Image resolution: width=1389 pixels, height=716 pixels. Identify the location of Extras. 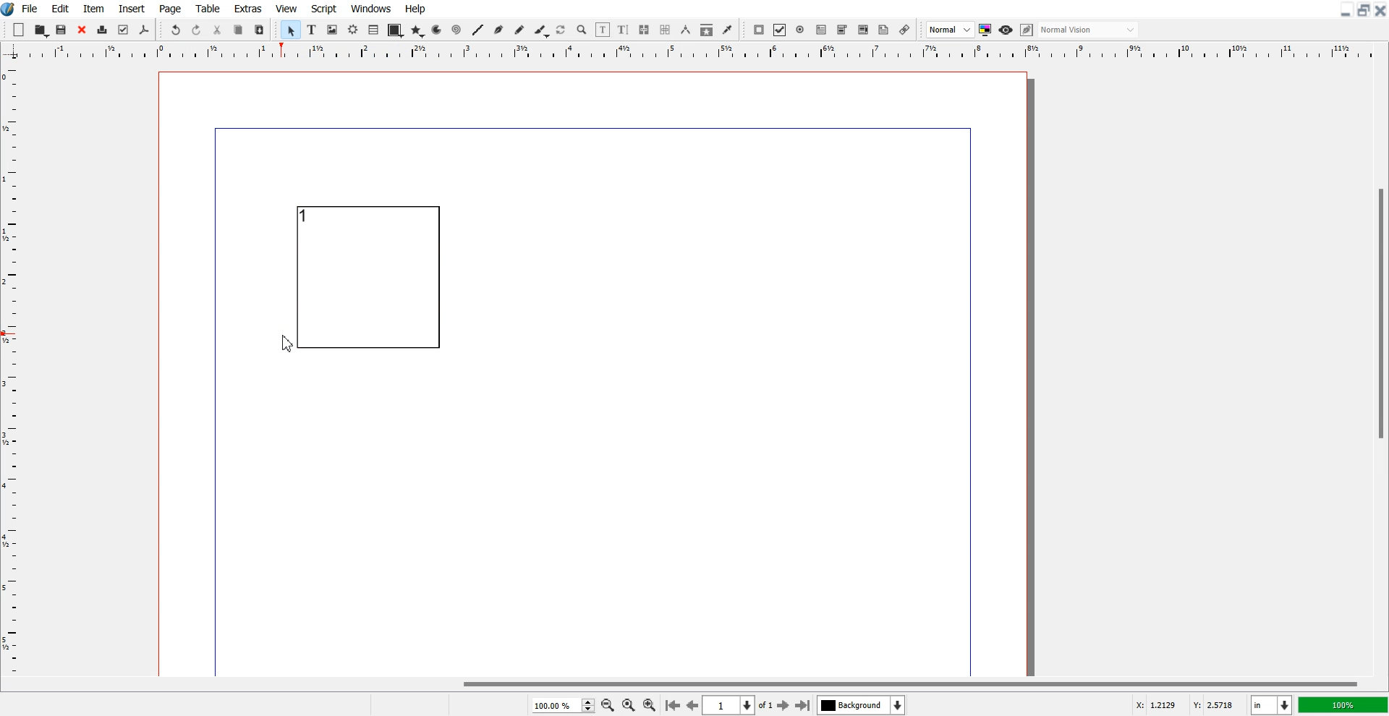
(248, 8).